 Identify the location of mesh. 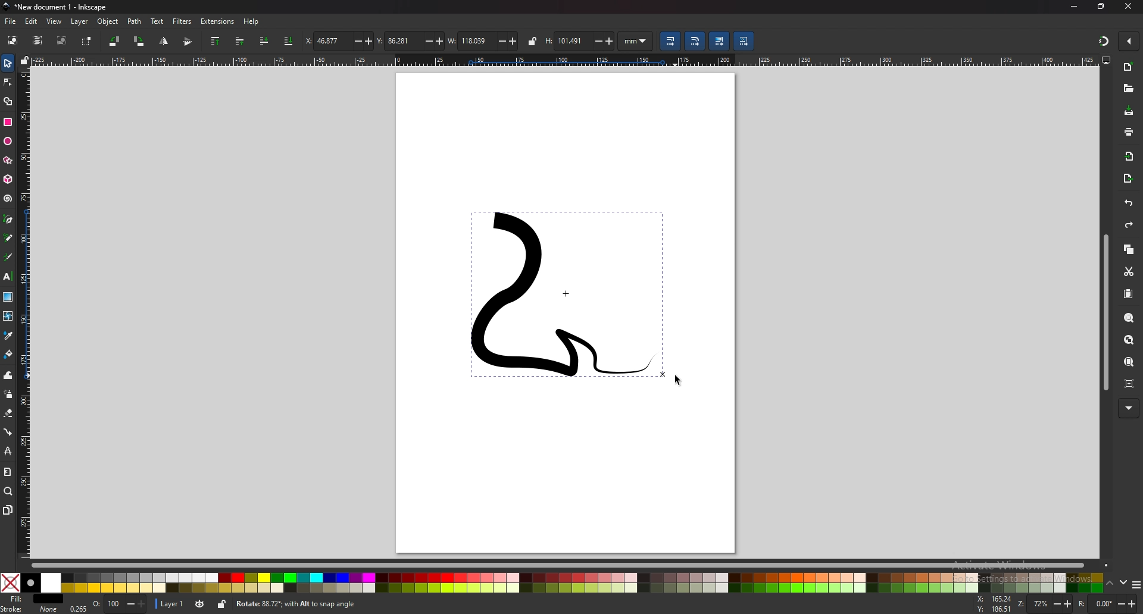
(8, 315).